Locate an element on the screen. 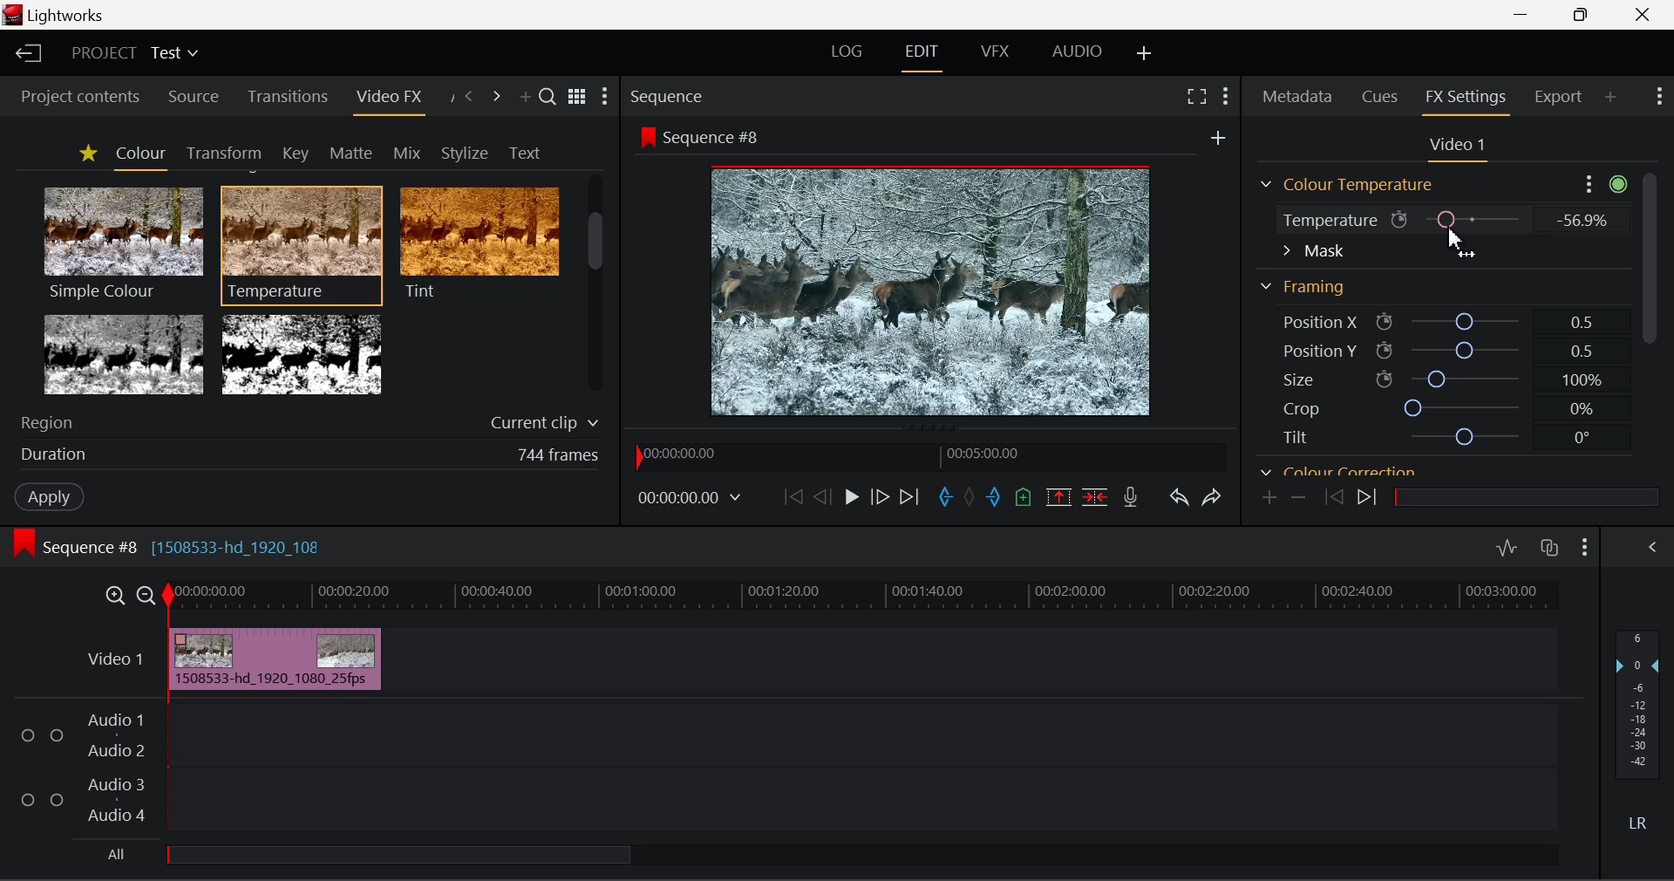 The height and width of the screenshot is (881, 1674). Matte is located at coordinates (350, 153).